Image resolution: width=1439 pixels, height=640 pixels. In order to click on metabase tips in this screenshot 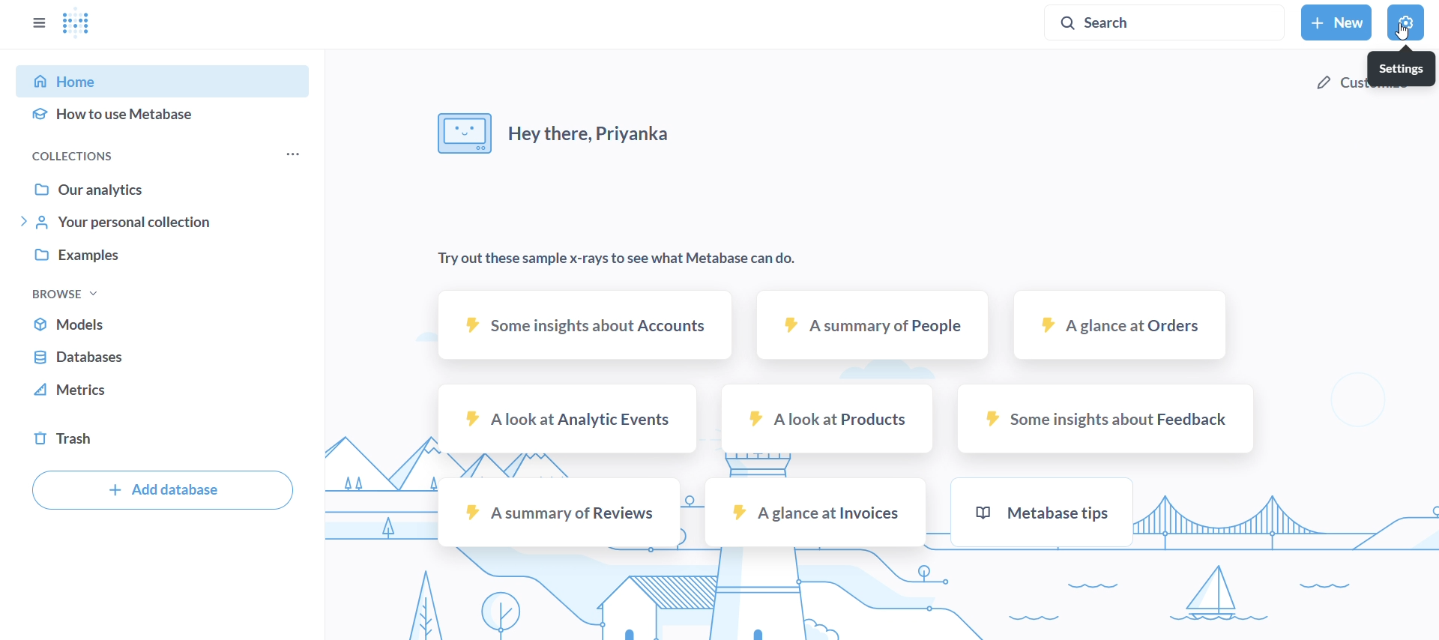, I will do `click(1042, 512)`.